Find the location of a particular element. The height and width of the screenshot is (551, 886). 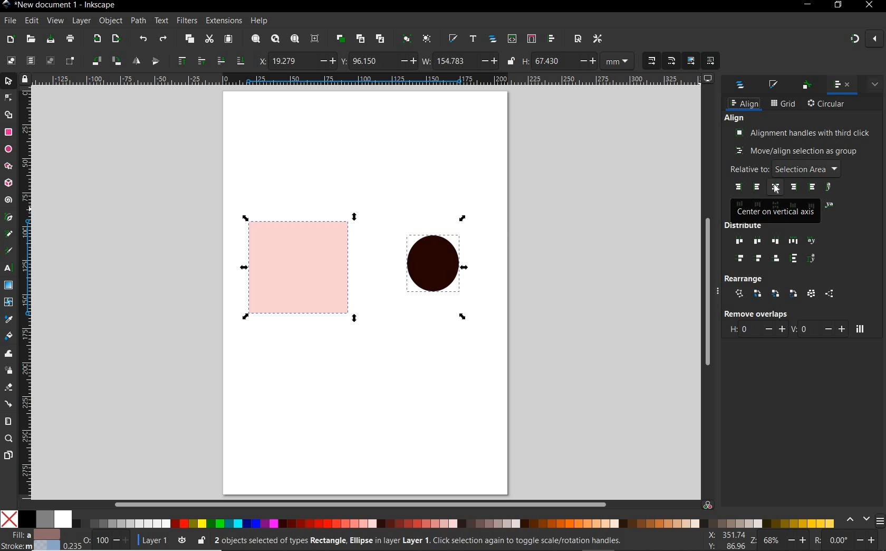

ALIGN RIGHT EDGES is located at coordinates (794, 187).